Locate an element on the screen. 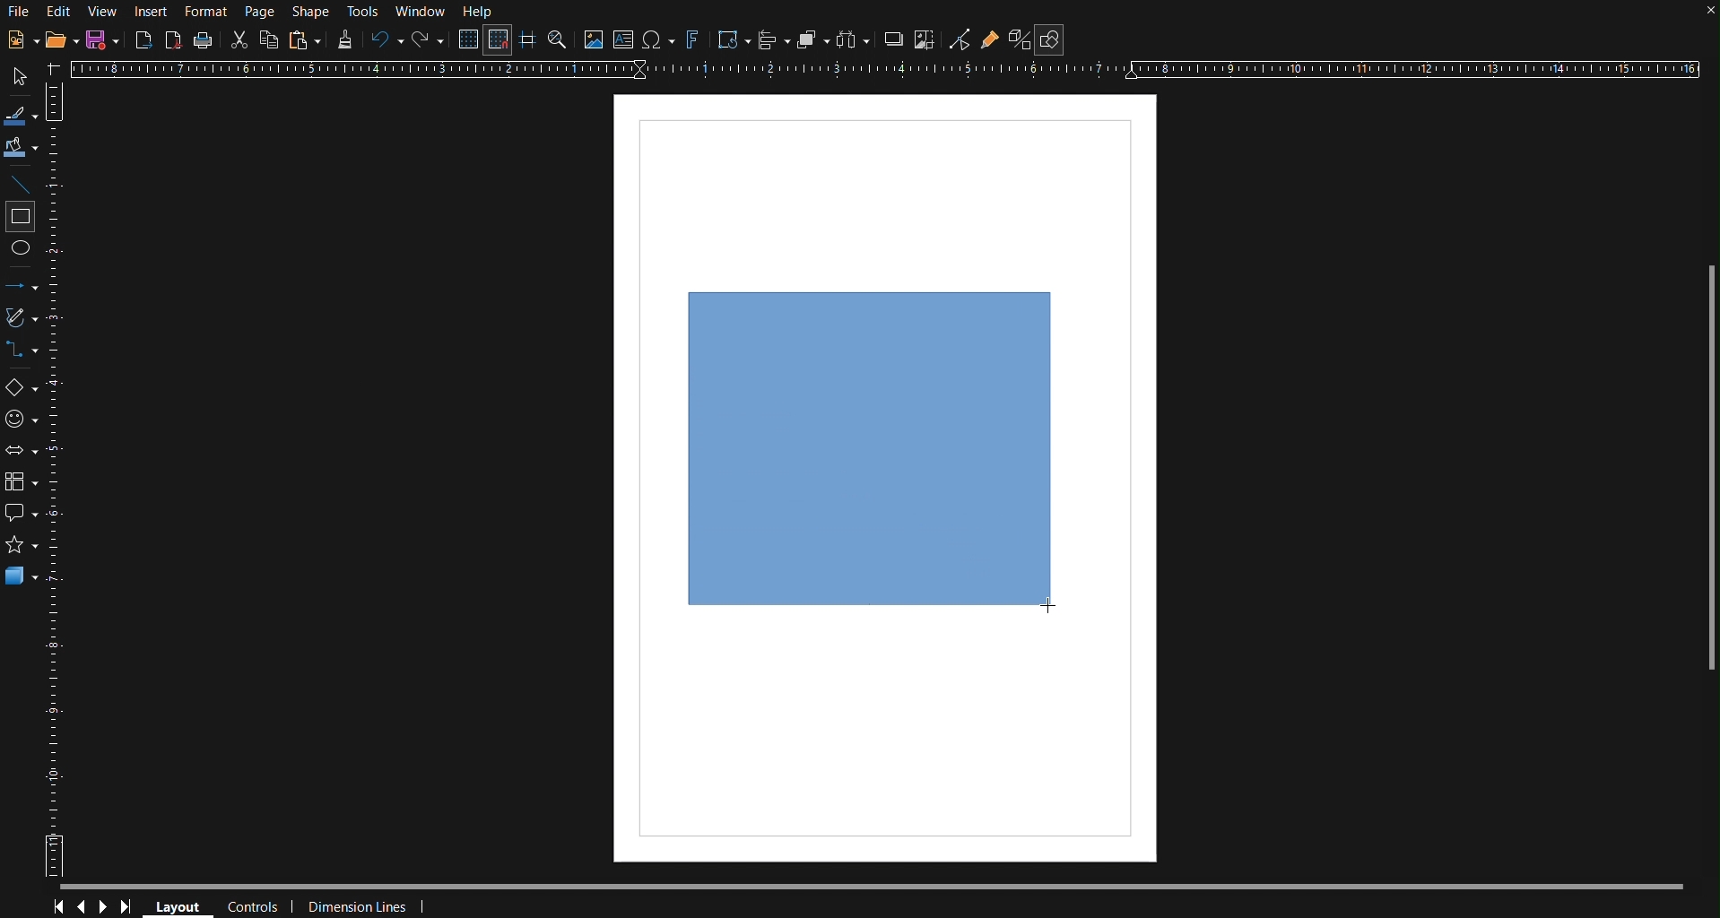  Cut is located at coordinates (237, 39).